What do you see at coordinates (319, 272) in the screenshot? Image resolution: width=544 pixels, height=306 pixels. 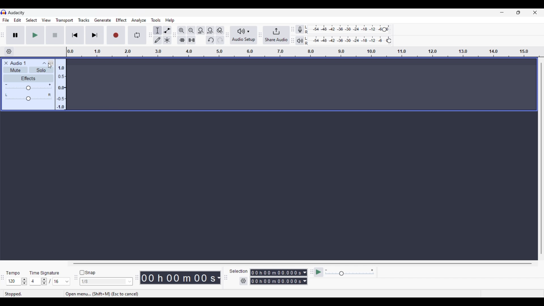 I see `Play-at-speed/Play-at-speed oncce` at bounding box center [319, 272].